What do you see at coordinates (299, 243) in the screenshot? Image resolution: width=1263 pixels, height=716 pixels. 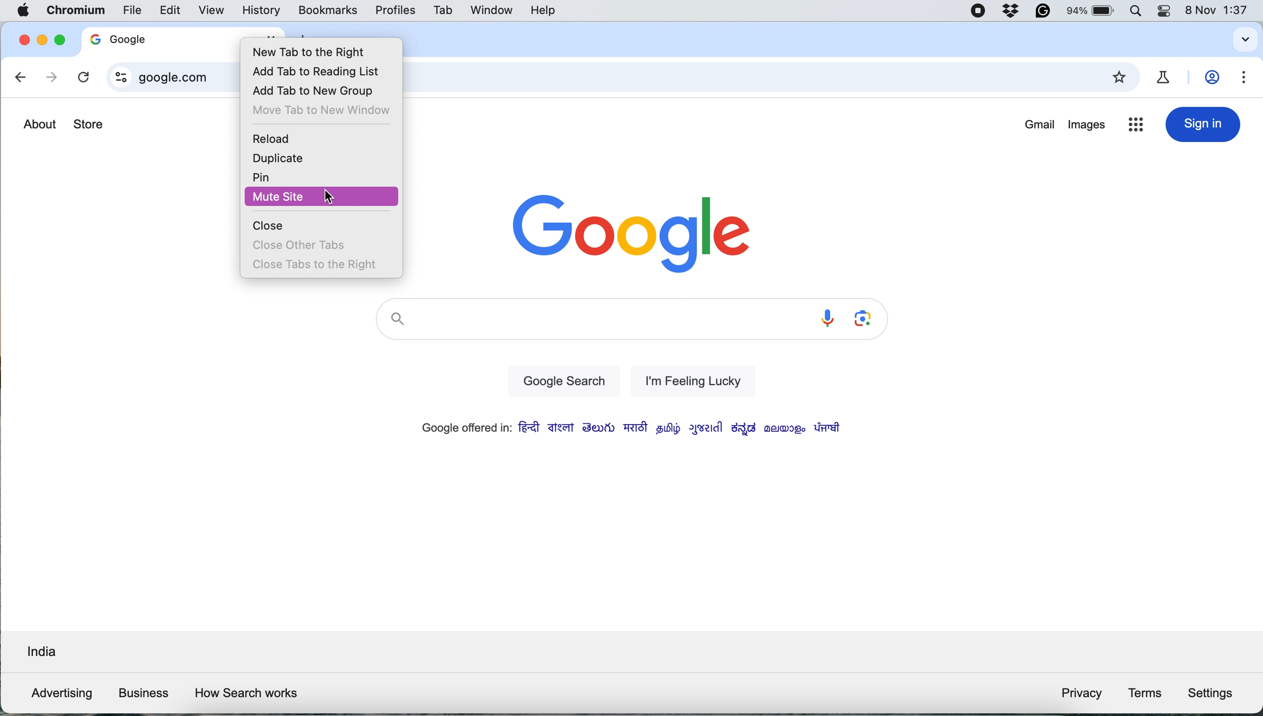 I see `close other tabs` at bounding box center [299, 243].